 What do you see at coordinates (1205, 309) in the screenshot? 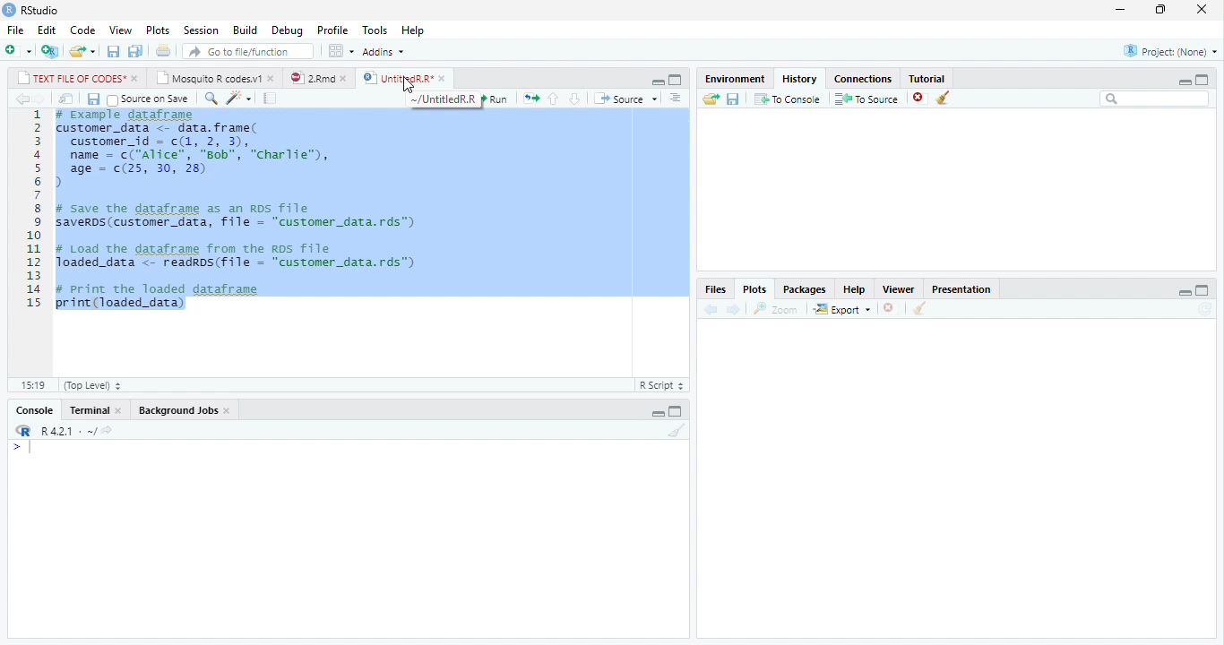
I see `refresh` at bounding box center [1205, 309].